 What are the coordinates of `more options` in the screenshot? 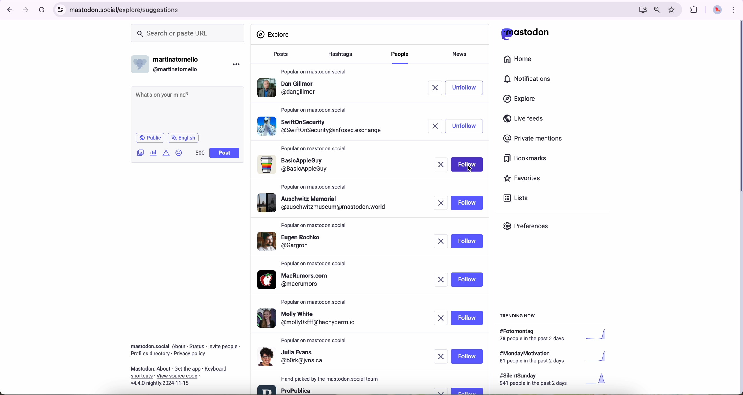 It's located at (238, 64).